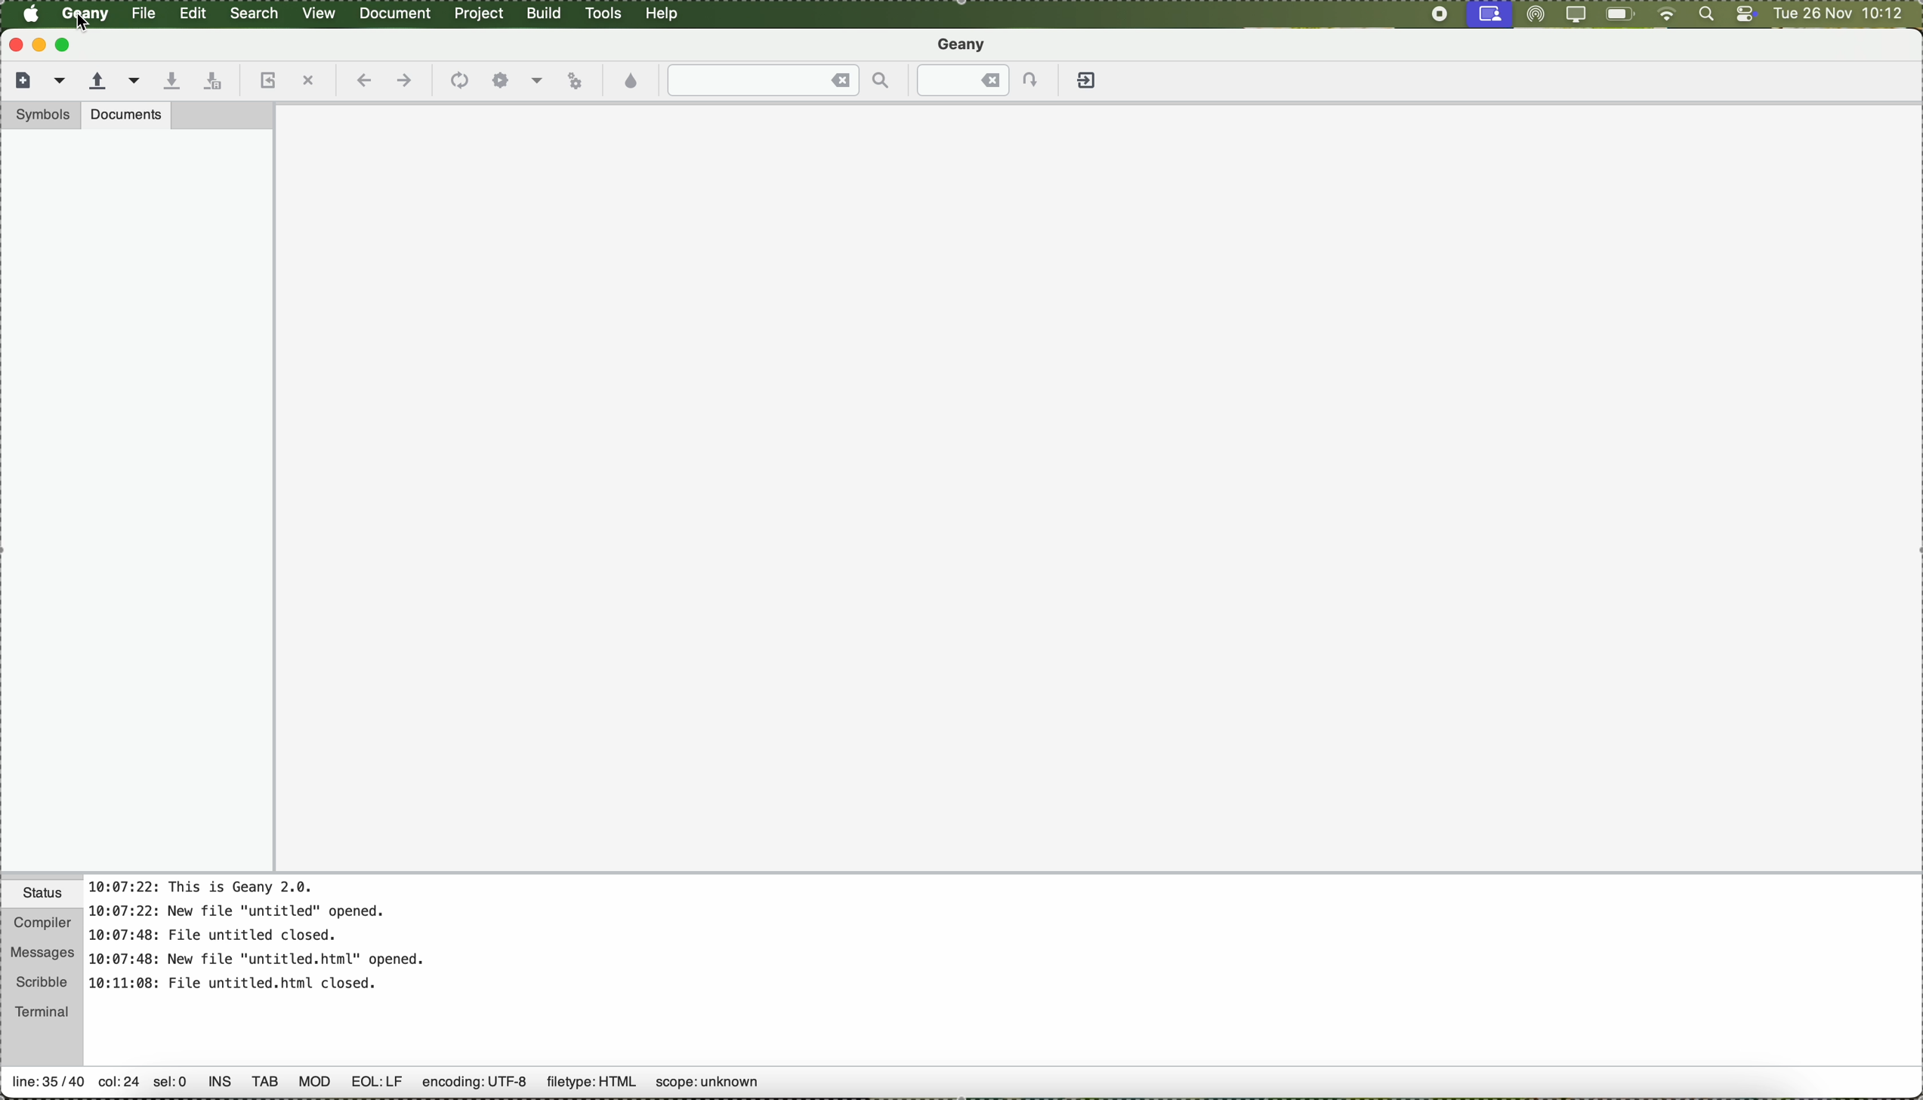 The width and height of the screenshot is (1923, 1100). What do you see at coordinates (777, 80) in the screenshot?
I see `find the entered text in the current file` at bounding box center [777, 80].